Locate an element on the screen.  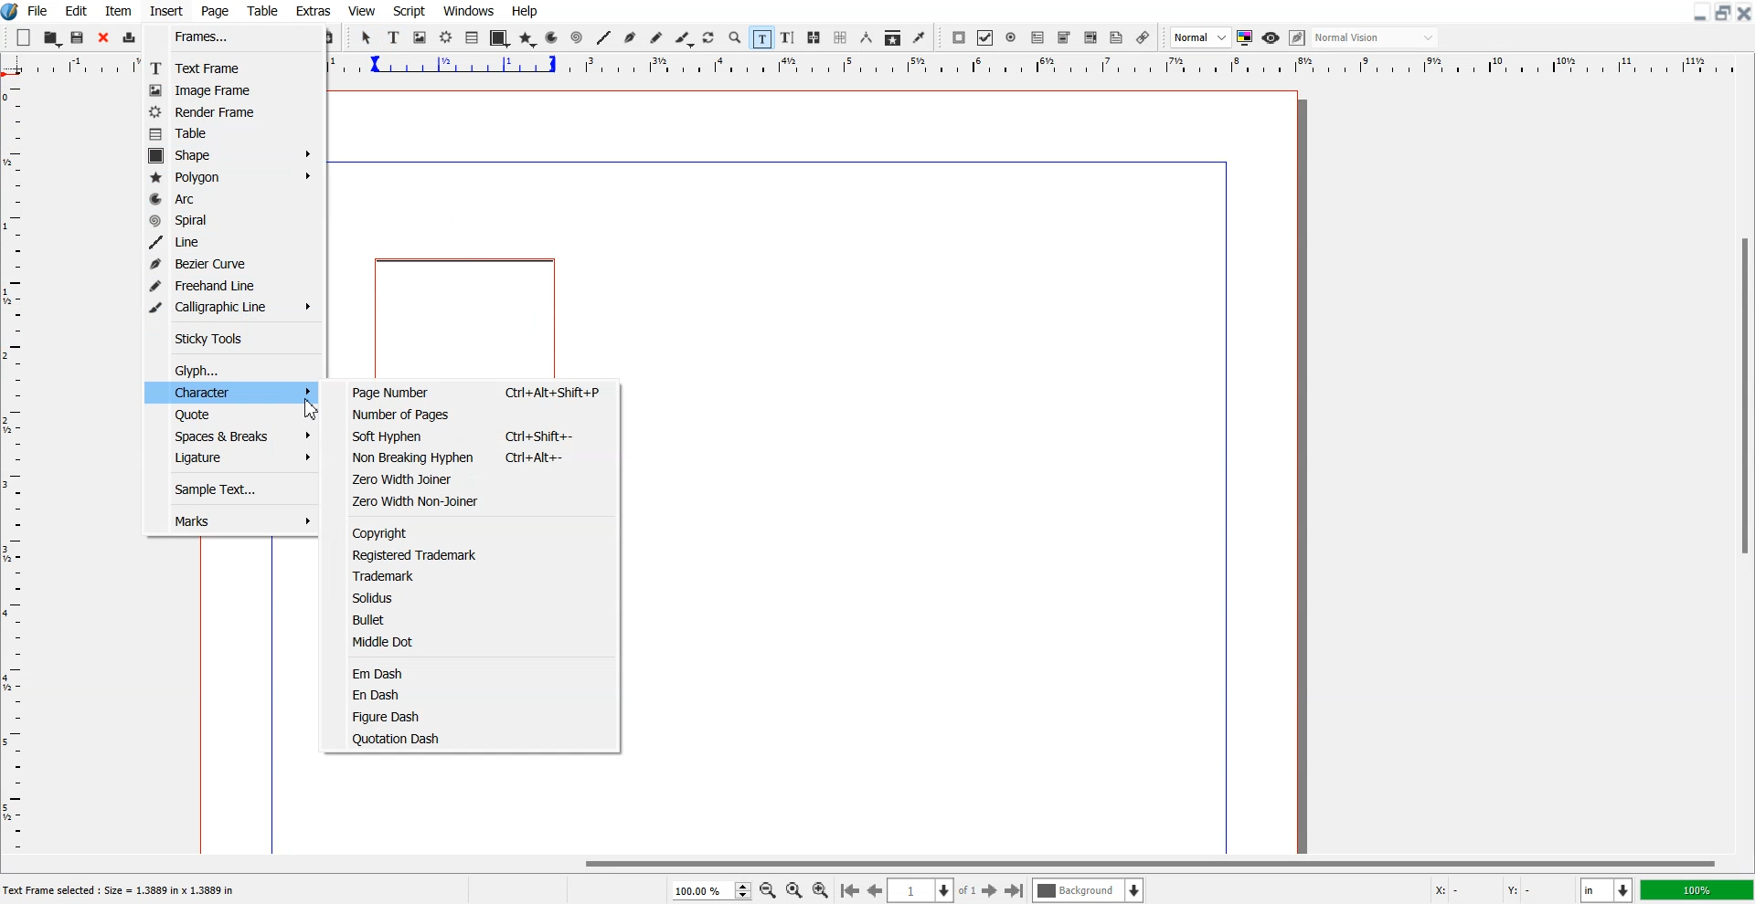
text frame is located at coordinates (467, 316).